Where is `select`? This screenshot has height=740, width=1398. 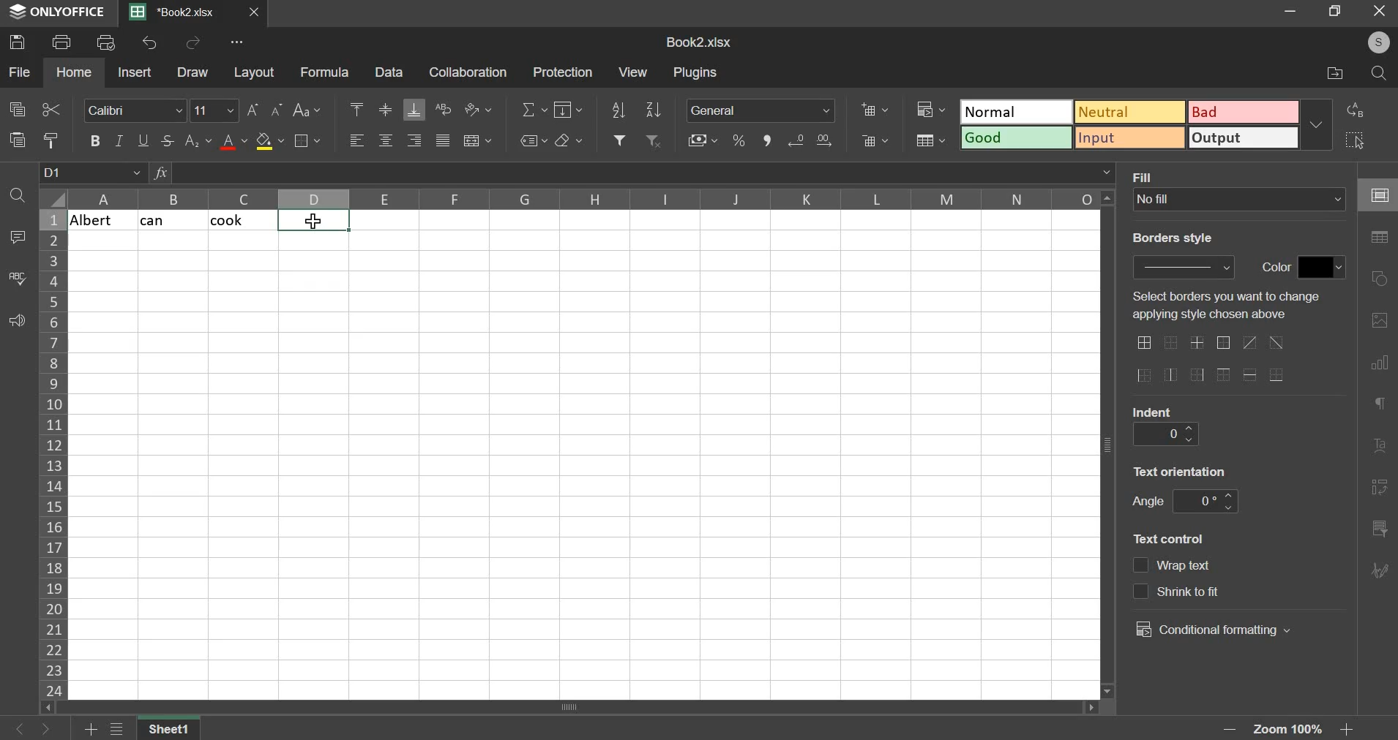
select is located at coordinates (1363, 140).